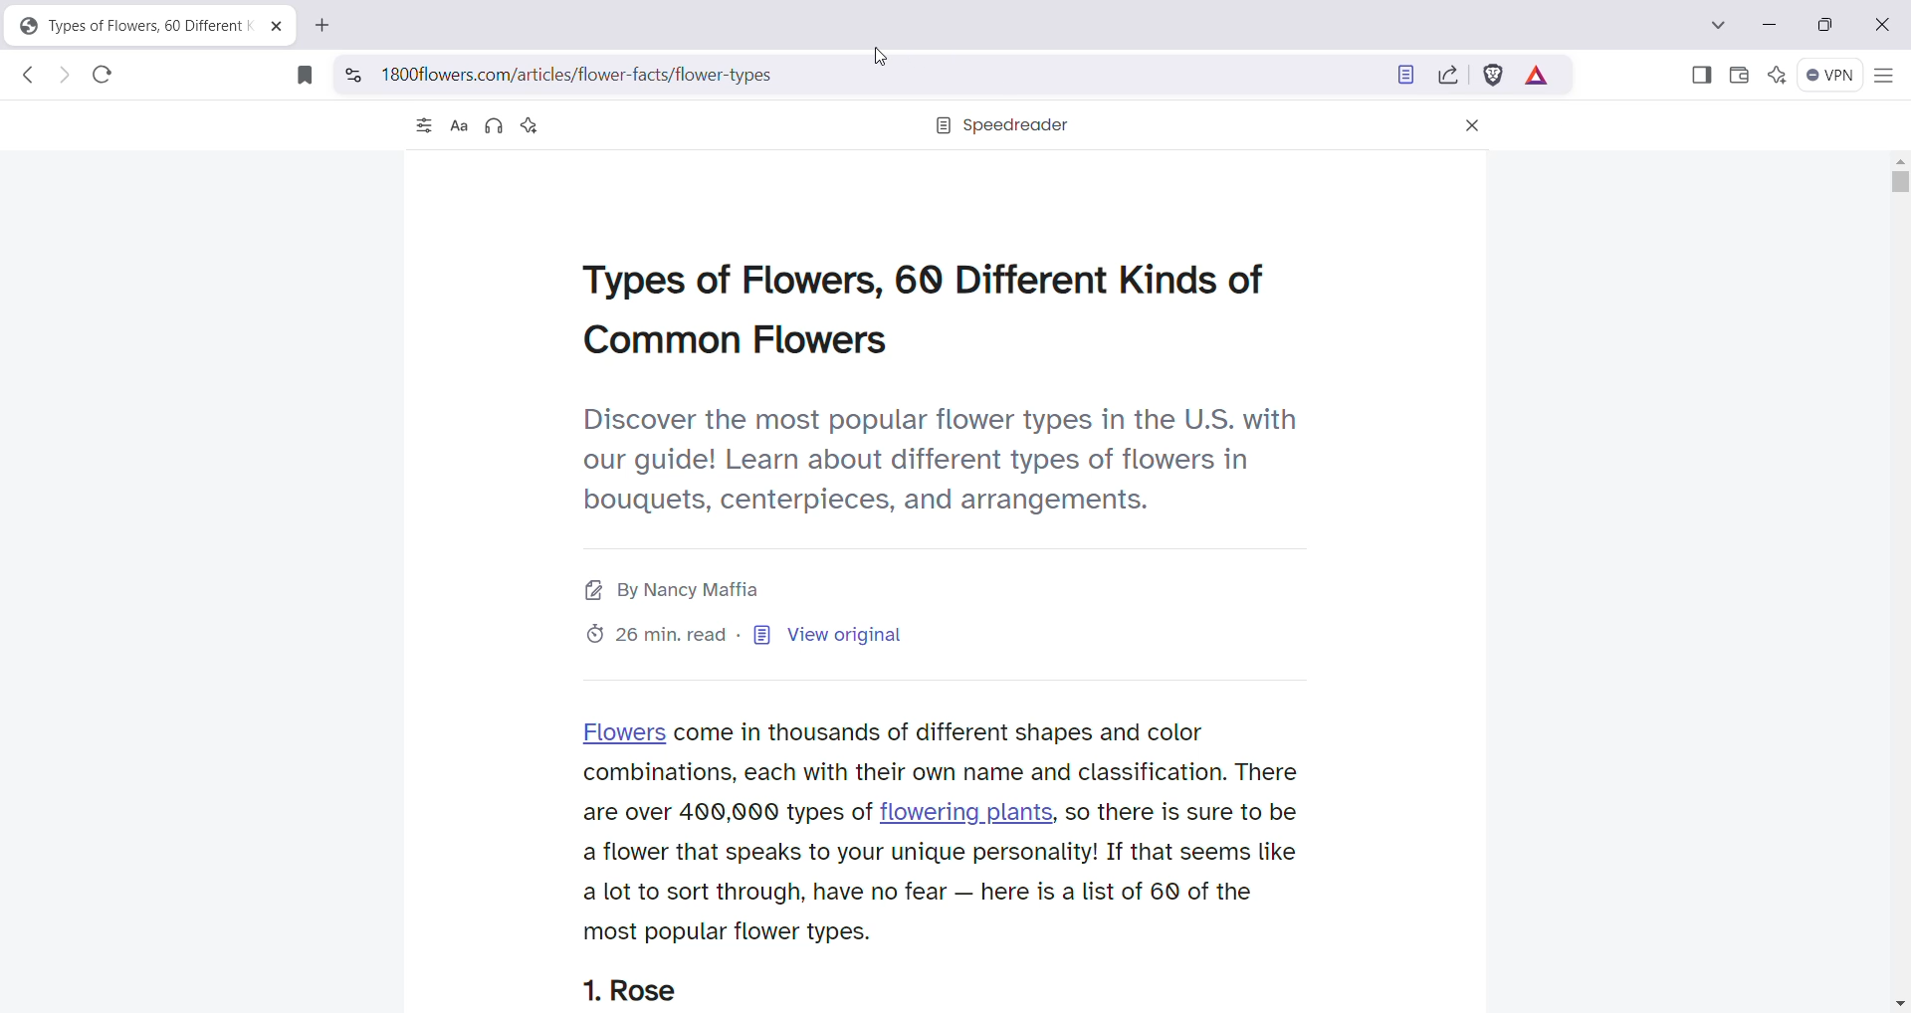 Image resolution: width=1911 pixels, height=1013 pixels. I want to click on Tune Speedreader, so click(421, 127).